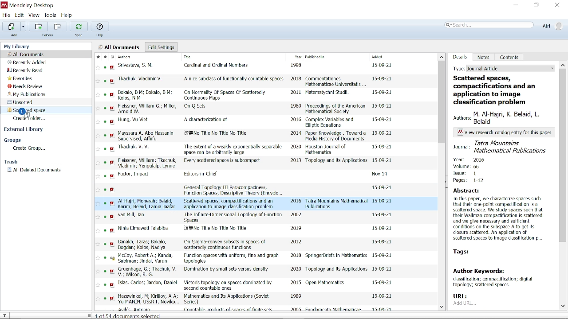  Describe the element at coordinates (501, 90) in the screenshot. I see `title` at that location.